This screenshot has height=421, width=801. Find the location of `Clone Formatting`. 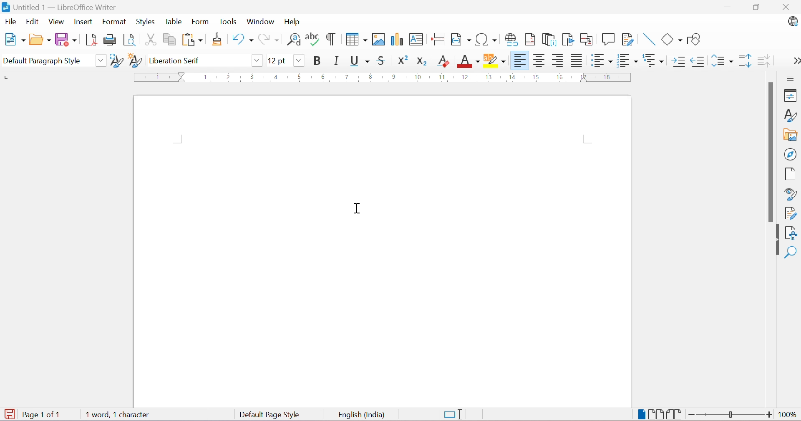

Clone Formatting is located at coordinates (217, 40).